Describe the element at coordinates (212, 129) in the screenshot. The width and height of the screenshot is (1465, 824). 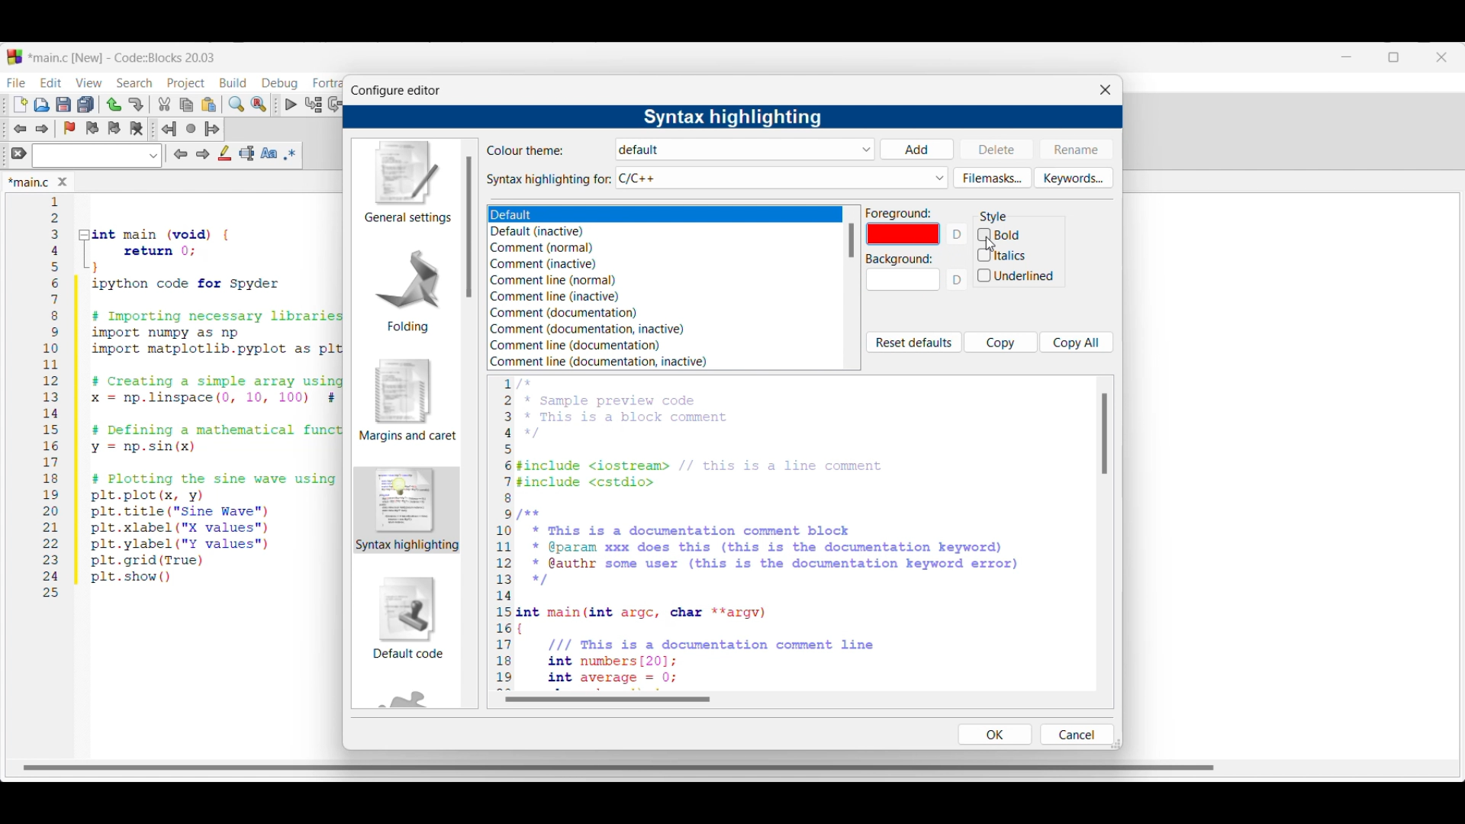
I see `Jump forward` at that location.